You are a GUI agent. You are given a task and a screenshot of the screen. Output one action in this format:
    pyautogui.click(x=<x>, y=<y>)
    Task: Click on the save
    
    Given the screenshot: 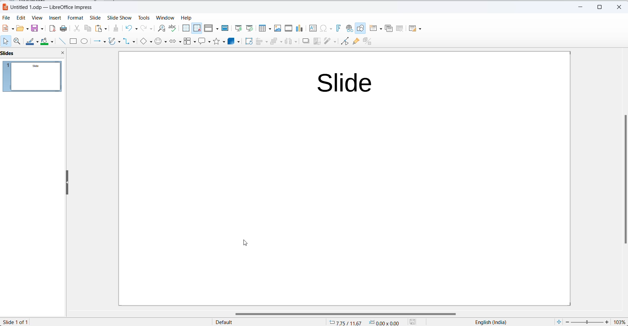 What is the action you would take?
    pyautogui.click(x=415, y=322)
    